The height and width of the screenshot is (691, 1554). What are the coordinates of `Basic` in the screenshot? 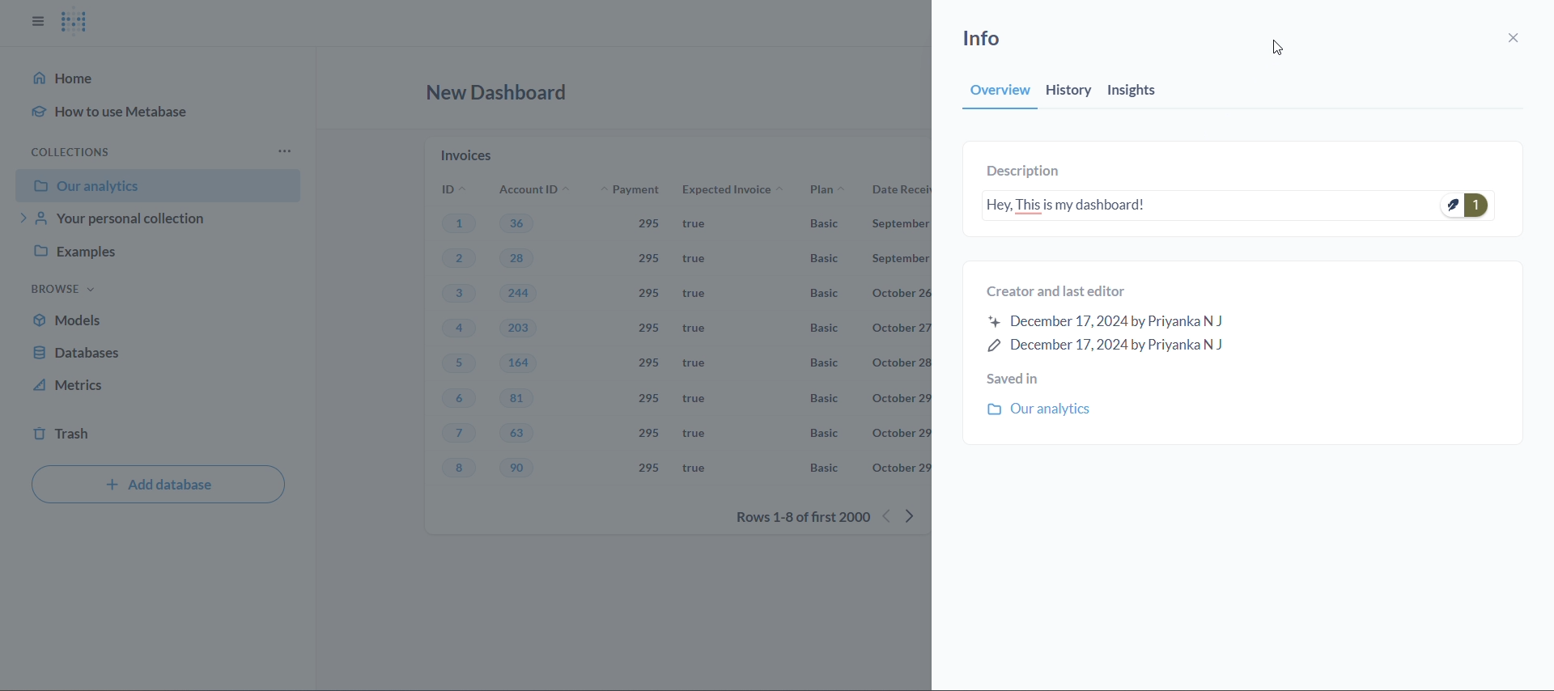 It's located at (820, 298).